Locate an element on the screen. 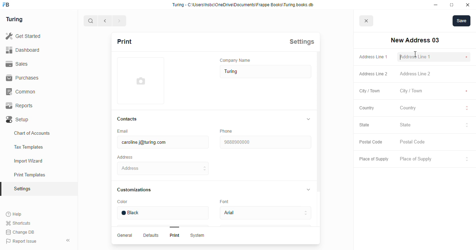 The width and height of the screenshot is (476, 250). setup is located at coordinates (18, 120).